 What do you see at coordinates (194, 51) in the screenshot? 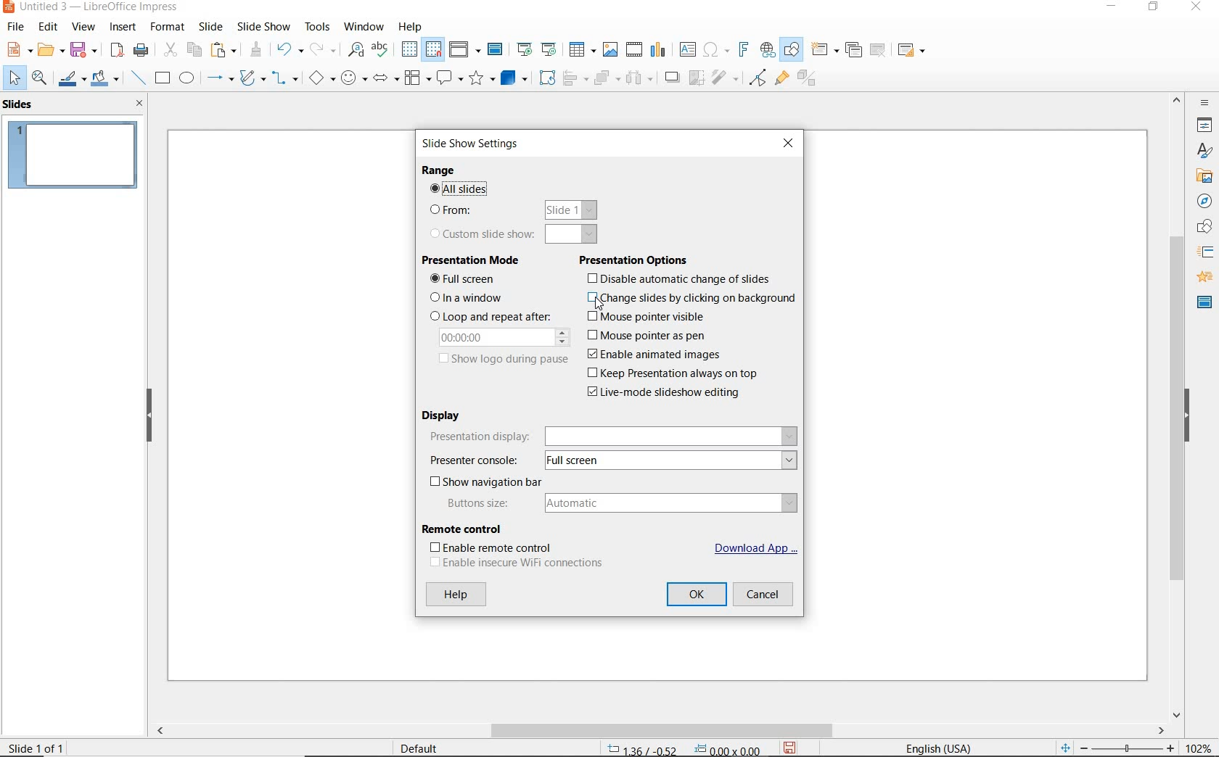
I see `COPY` at bounding box center [194, 51].